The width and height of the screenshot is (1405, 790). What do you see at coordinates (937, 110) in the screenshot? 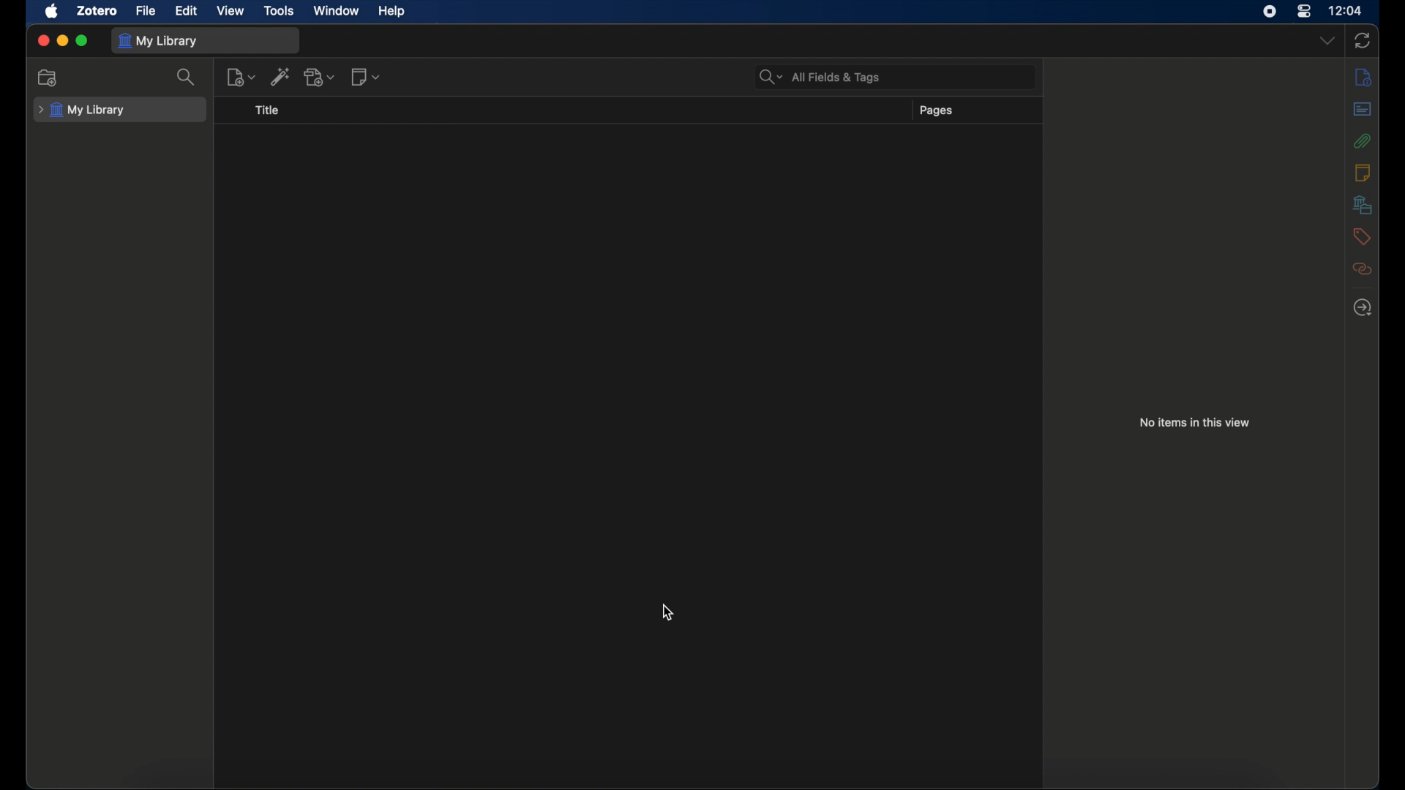
I see `pages` at bounding box center [937, 110].